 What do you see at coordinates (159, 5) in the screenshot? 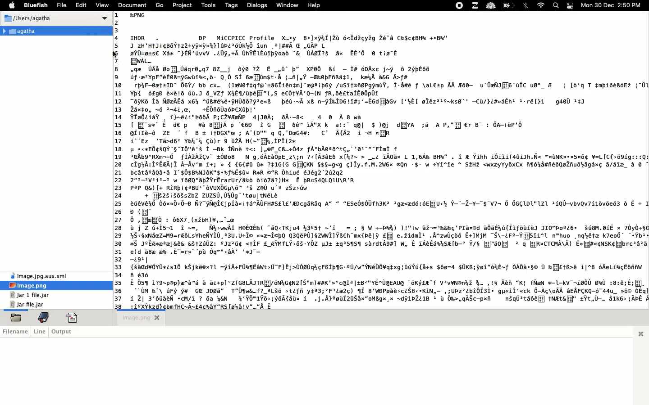
I see `go` at bounding box center [159, 5].